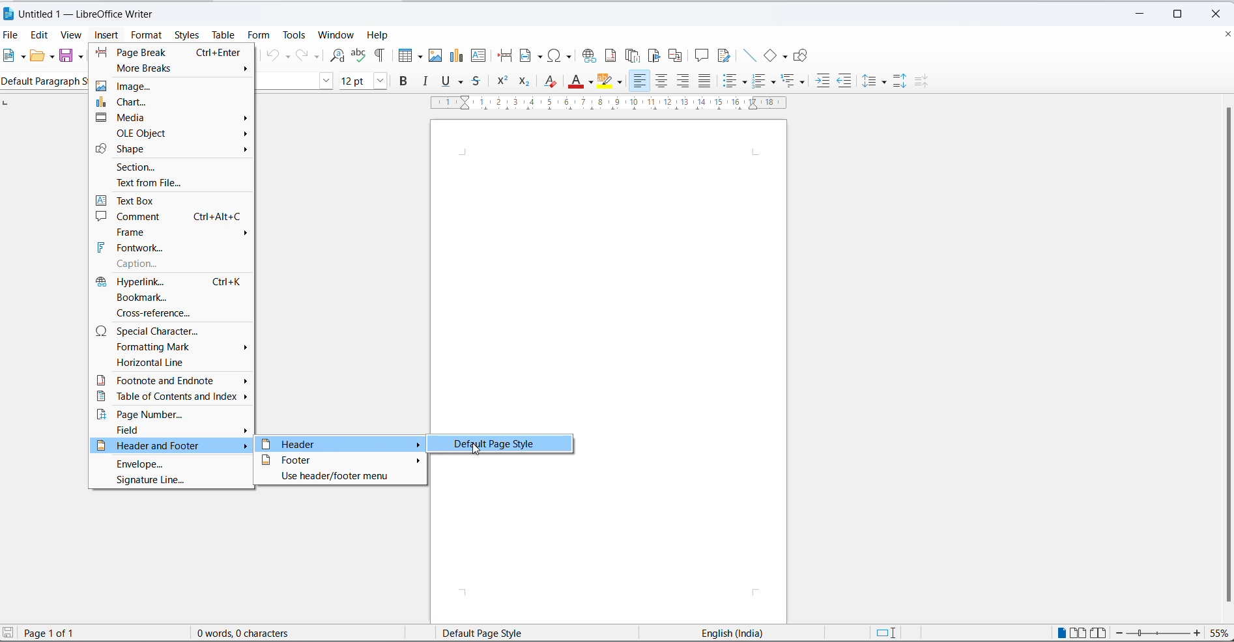 The image size is (1234, 642). What do you see at coordinates (48, 56) in the screenshot?
I see `open options` at bounding box center [48, 56].